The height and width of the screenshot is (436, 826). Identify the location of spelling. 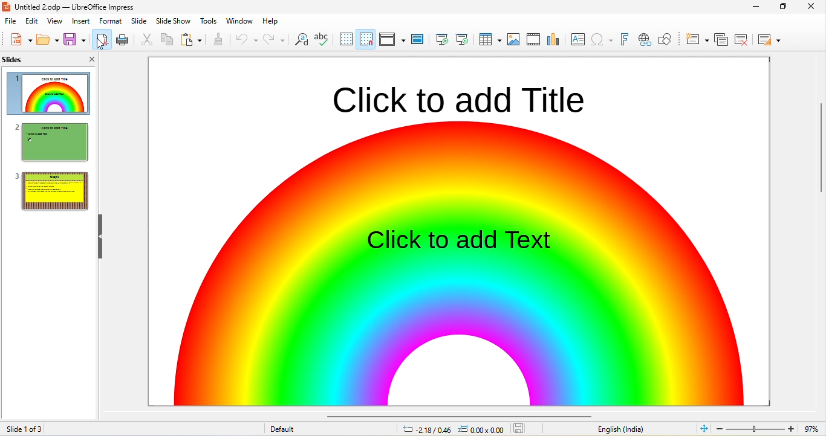
(322, 39).